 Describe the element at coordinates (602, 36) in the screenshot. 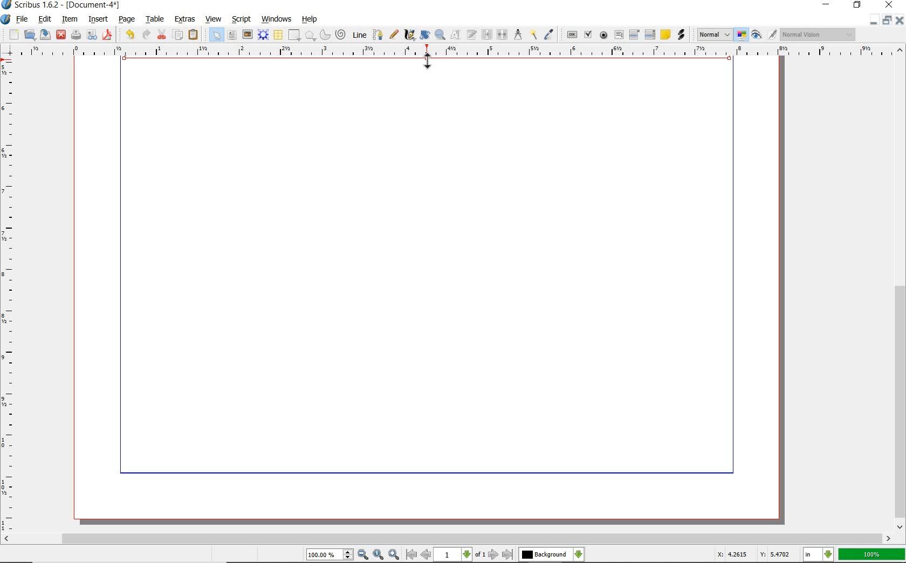

I see `pdf radio button` at that location.